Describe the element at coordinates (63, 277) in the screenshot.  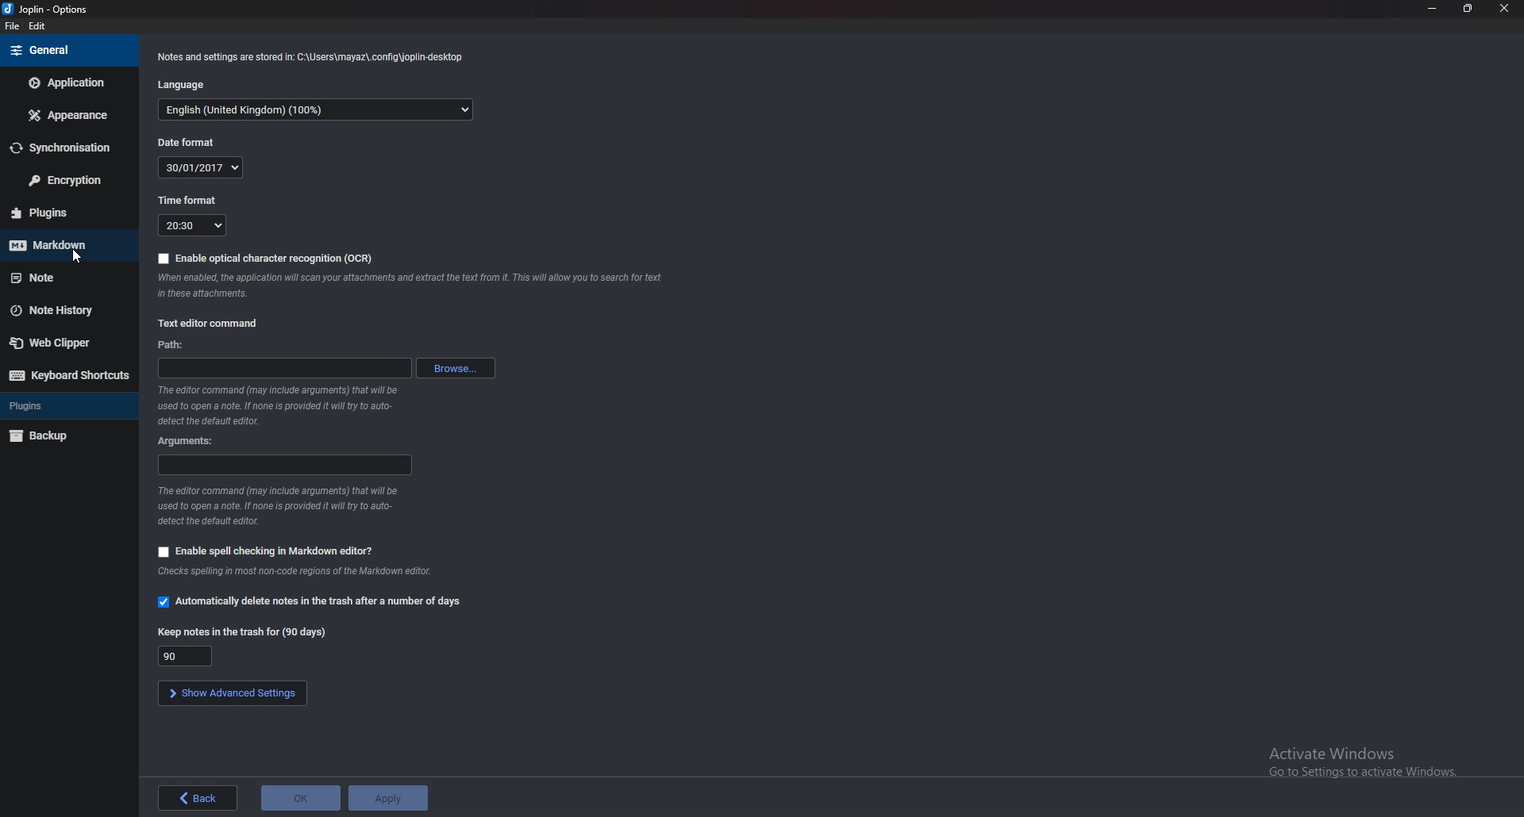
I see `note` at that location.